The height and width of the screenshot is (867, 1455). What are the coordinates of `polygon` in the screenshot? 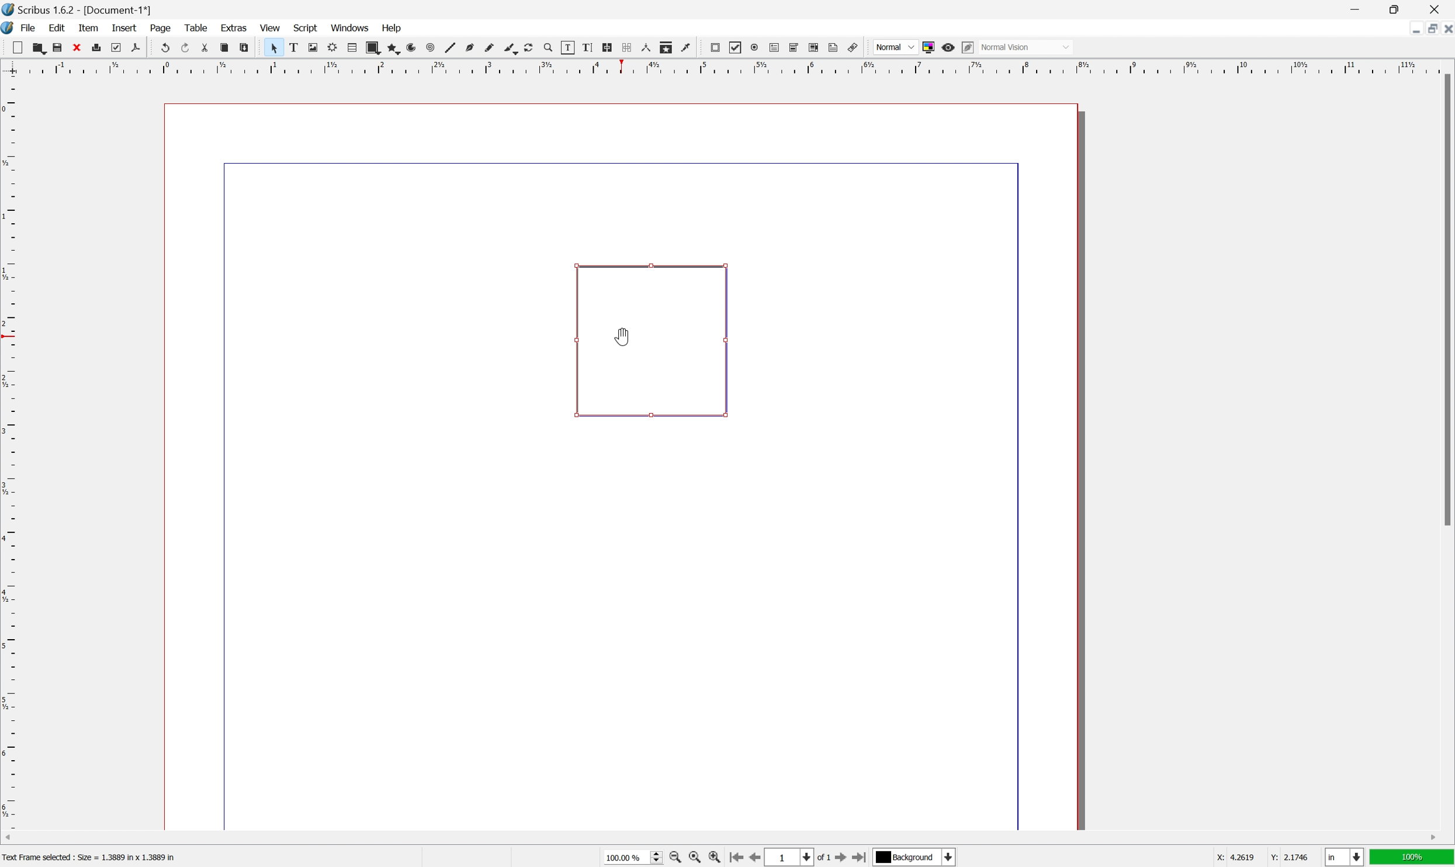 It's located at (392, 48).